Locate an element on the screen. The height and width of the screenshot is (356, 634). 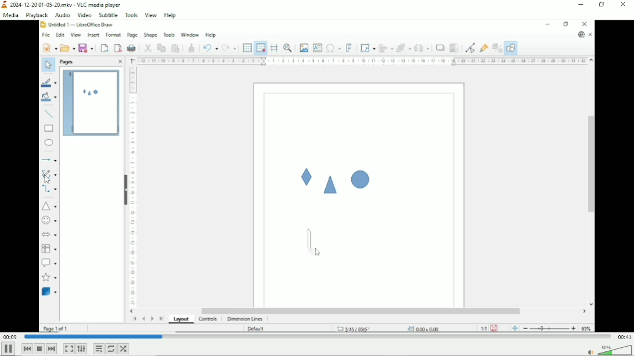
Restore down is located at coordinates (602, 5).